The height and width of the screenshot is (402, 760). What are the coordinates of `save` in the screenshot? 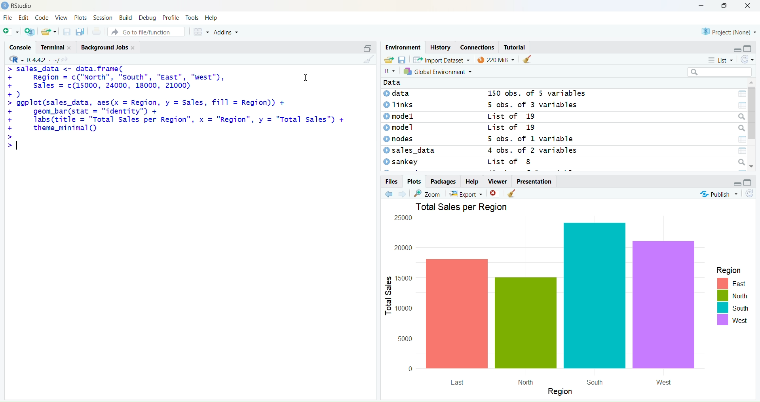 It's located at (66, 34).